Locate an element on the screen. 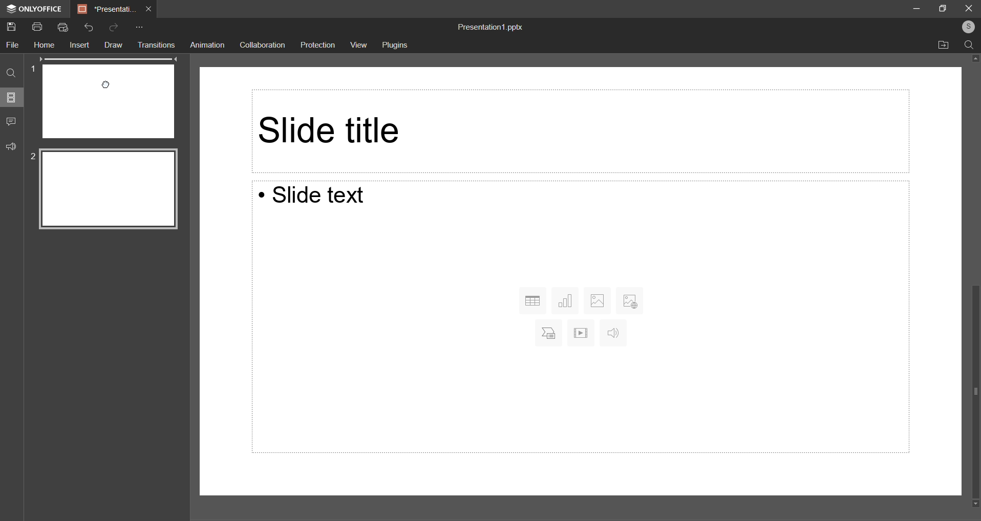  Audio is located at coordinates (612, 334).